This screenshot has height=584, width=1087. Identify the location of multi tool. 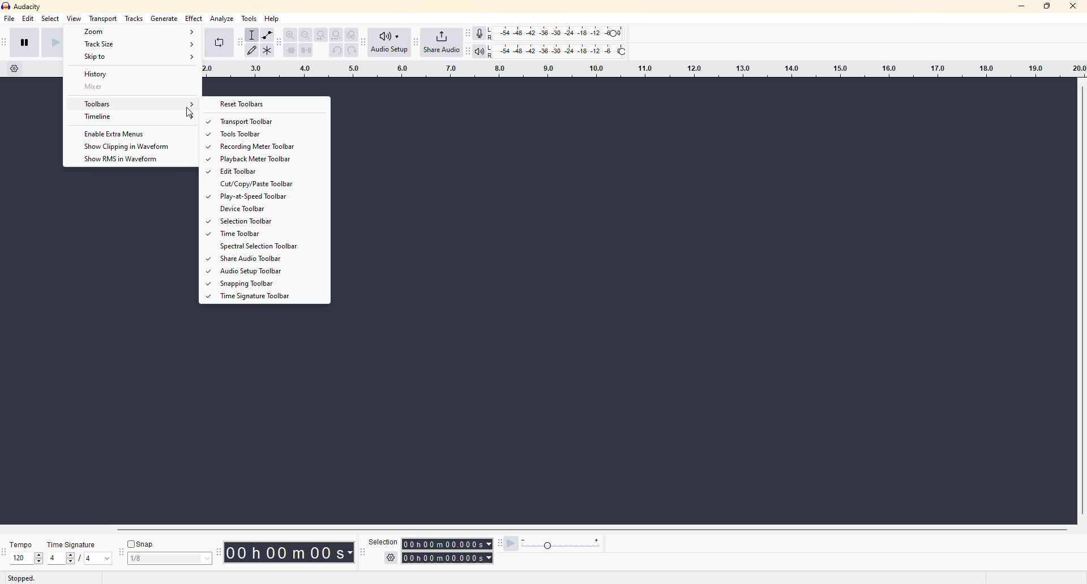
(268, 50).